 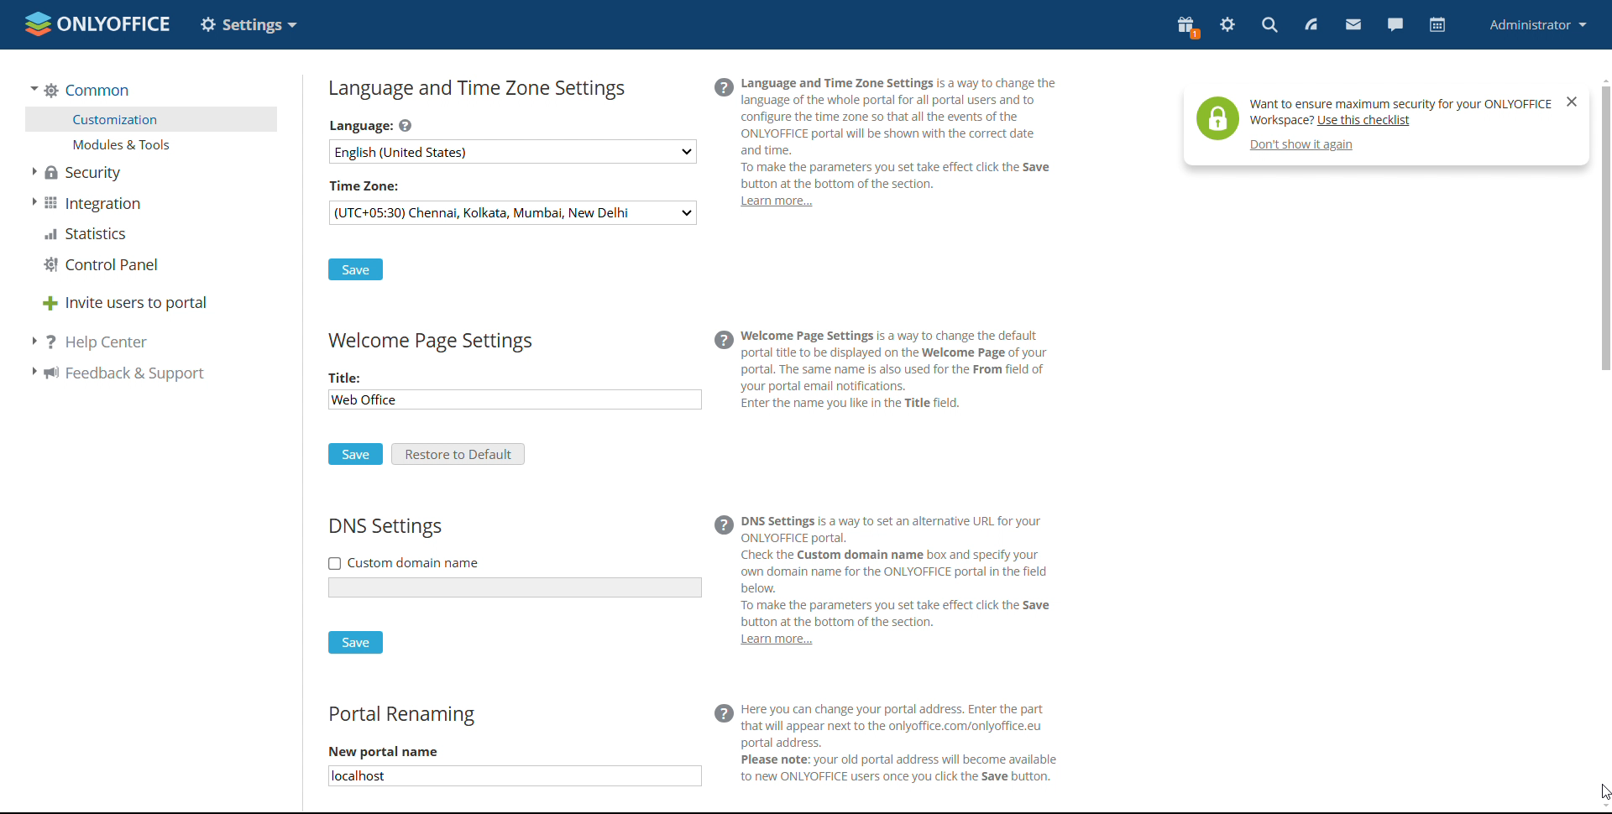 What do you see at coordinates (90, 342) in the screenshot?
I see `help center` at bounding box center [90, 342].